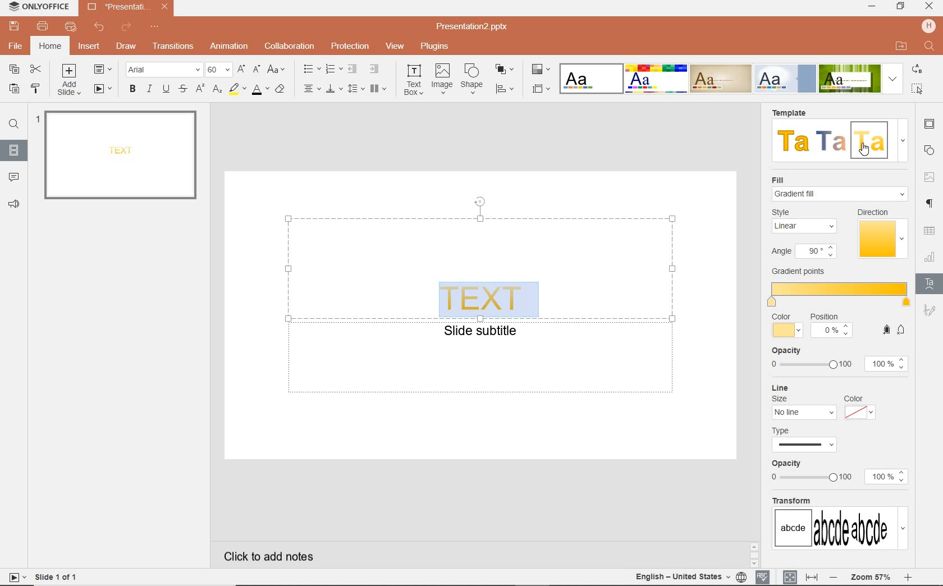  Describe the element at coordinates (930, 7) in the screenshot. I see `close` at that location.